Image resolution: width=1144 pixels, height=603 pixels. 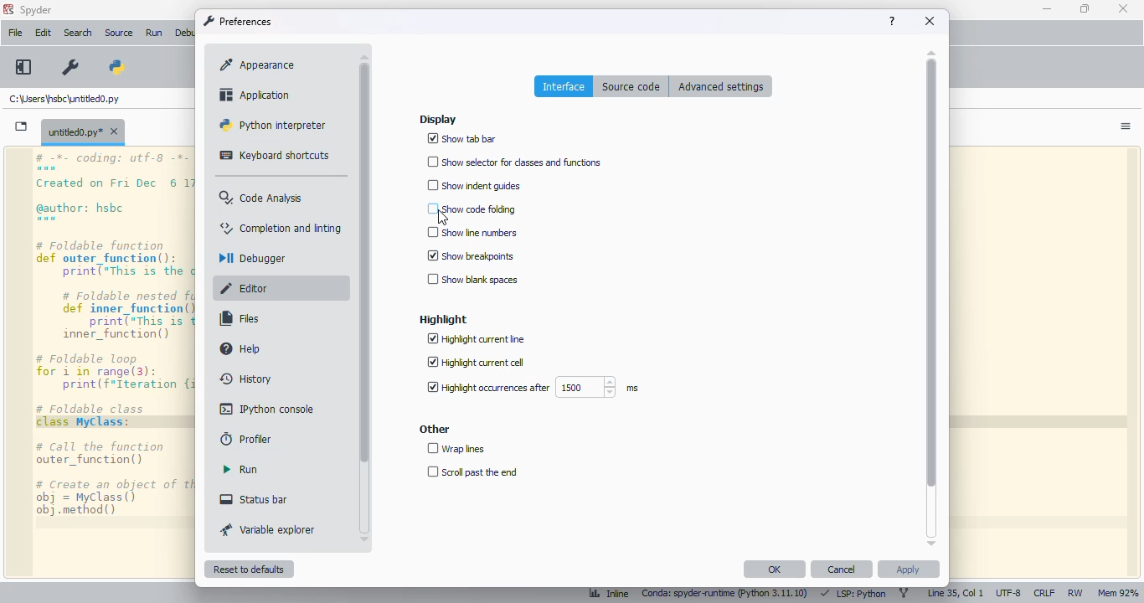 I want to click on variable explorer, so click(x=269, y=529).